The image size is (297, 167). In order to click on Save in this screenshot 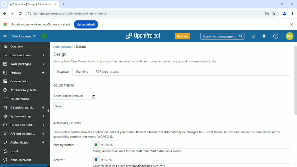, I will do `click(58, 106)`.